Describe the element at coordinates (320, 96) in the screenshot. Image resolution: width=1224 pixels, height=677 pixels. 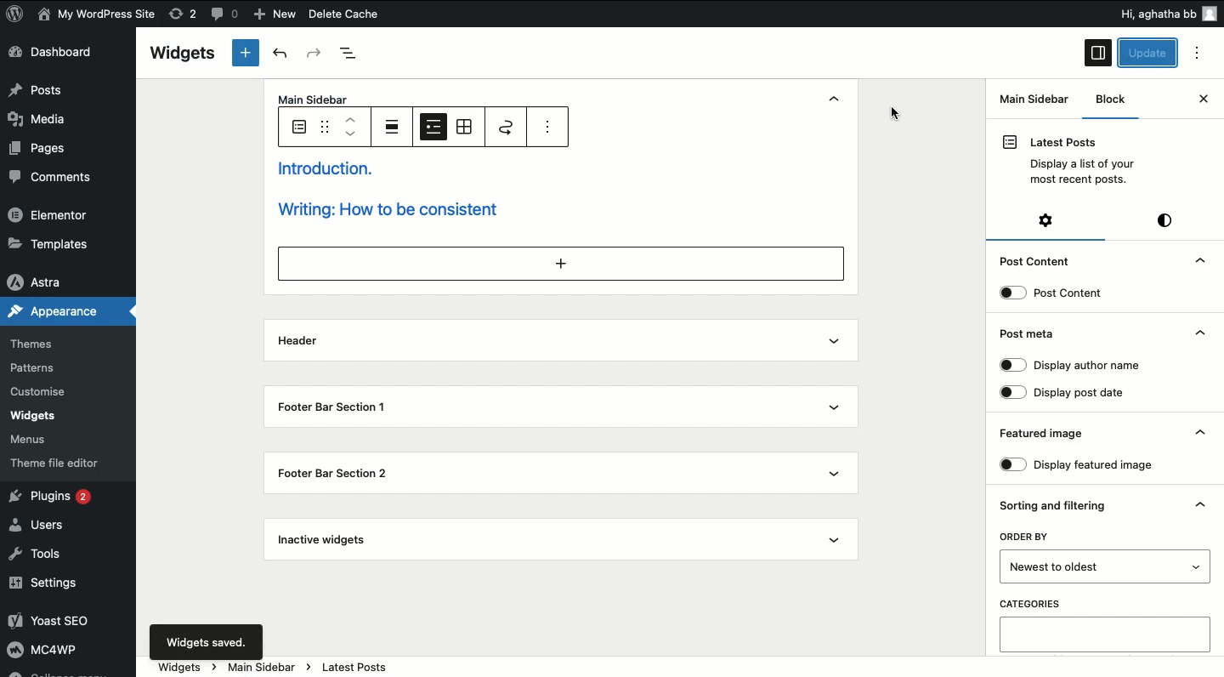
I see `Main Sidebar` at that location.